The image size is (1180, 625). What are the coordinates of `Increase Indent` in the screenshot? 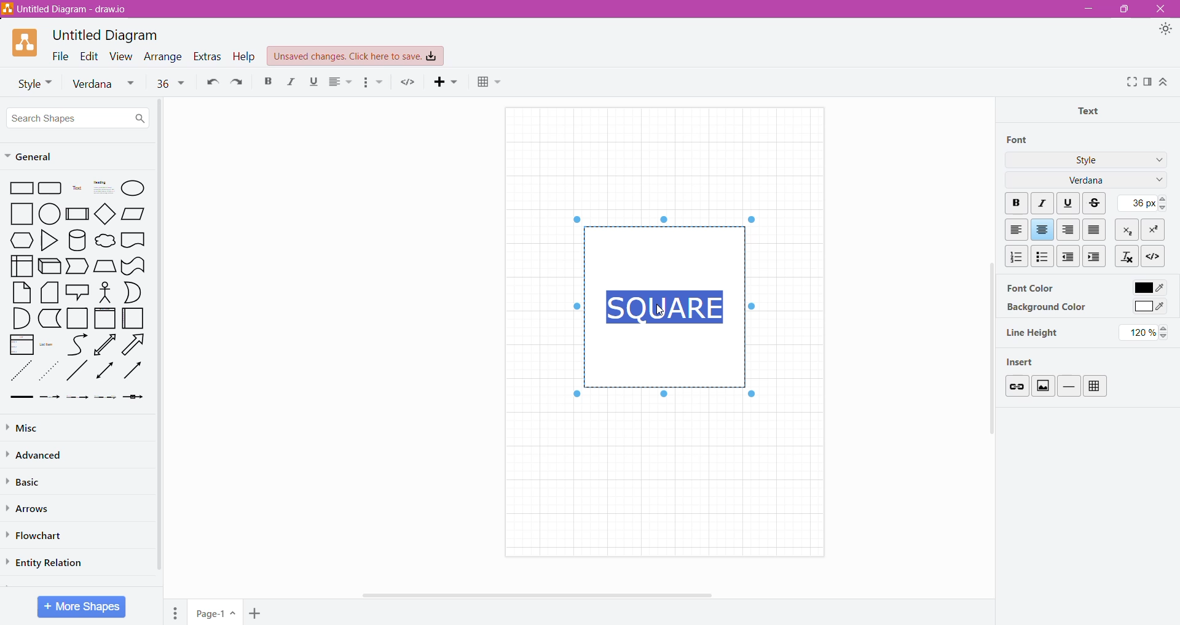 It's located at (1096, 256).